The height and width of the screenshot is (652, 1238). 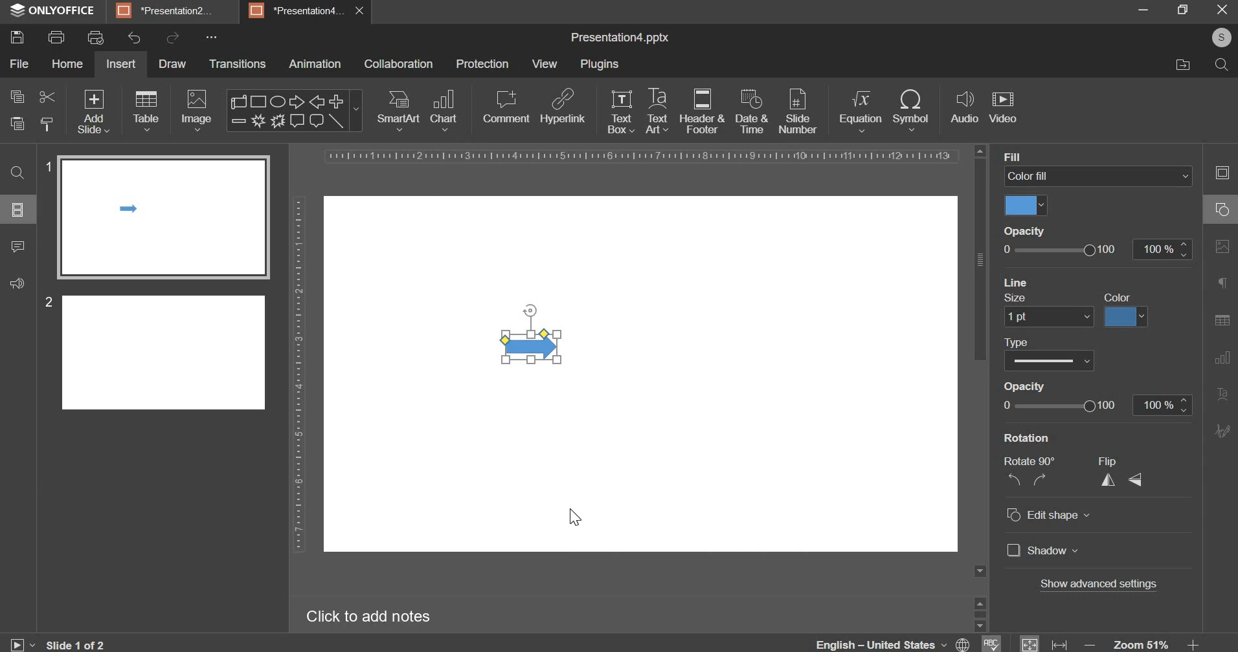 I want to click on arrow, so click(x=534, y=346).